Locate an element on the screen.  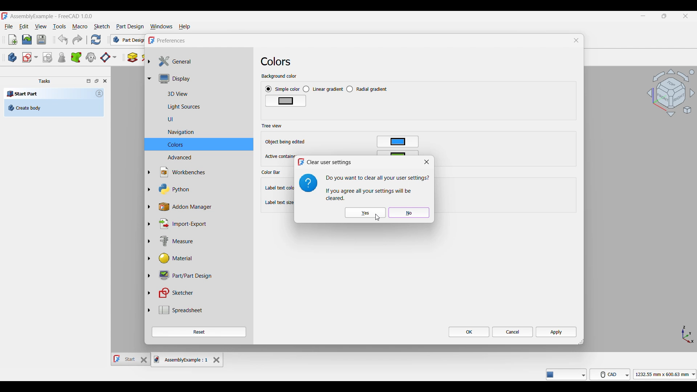
AssemblyExample : 1, current tab highlighted is located at coordinates (182, 359).